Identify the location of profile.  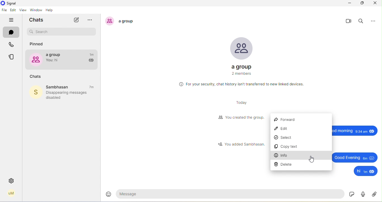
(11, 193).